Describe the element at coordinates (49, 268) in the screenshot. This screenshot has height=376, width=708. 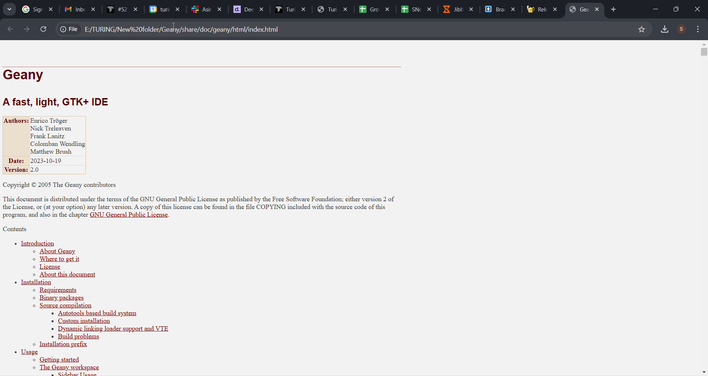
I see `license` at that location.